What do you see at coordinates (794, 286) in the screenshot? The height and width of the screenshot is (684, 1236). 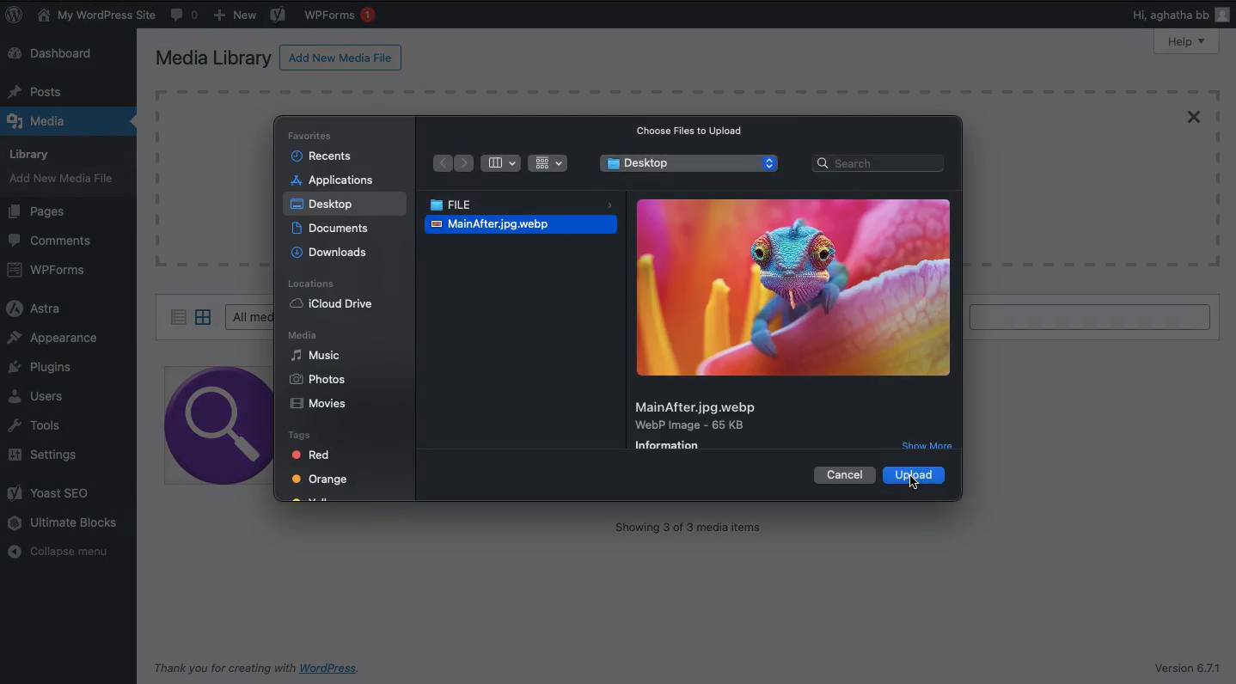 I see `Image` at bounding box center [794, 286].